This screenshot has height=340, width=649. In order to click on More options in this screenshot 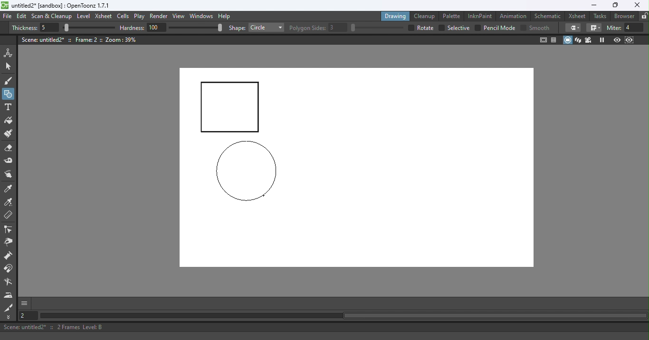, I will do `click(24, 303)`.